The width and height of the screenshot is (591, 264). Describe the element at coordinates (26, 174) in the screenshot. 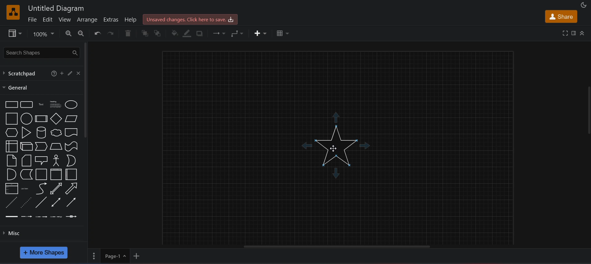

I see `data storage` at that location.